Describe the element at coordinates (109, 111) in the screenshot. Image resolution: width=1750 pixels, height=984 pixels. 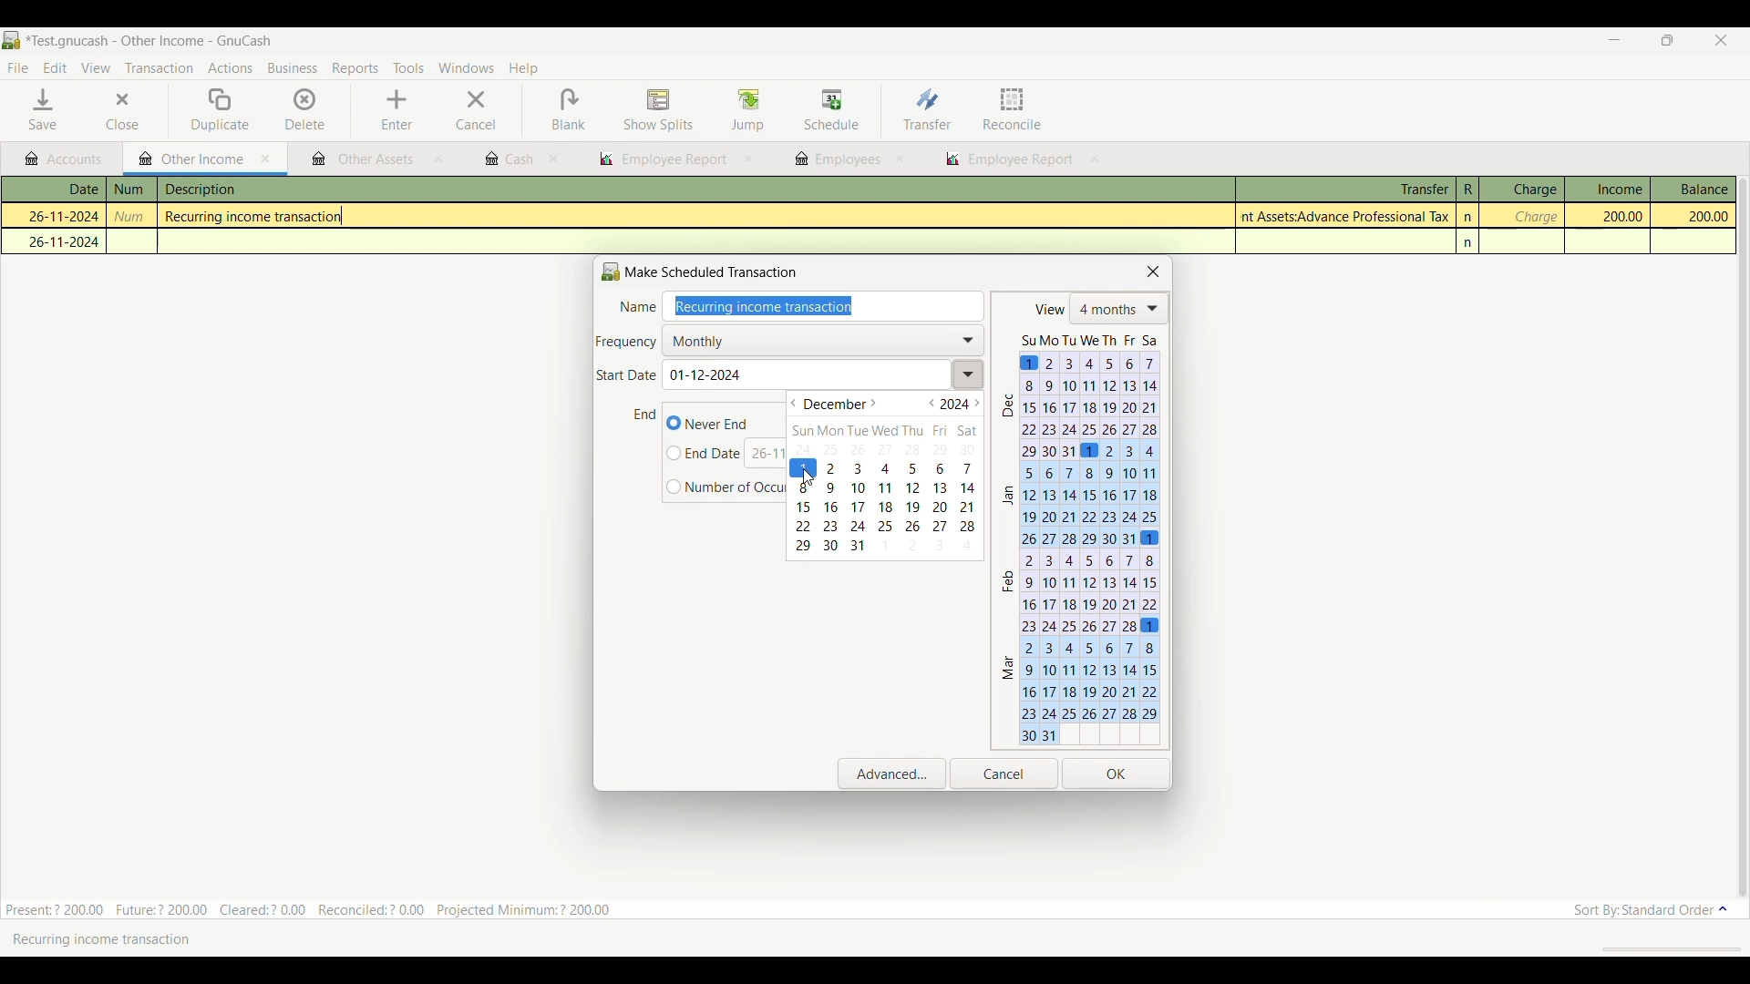
I see `Close` at that location.